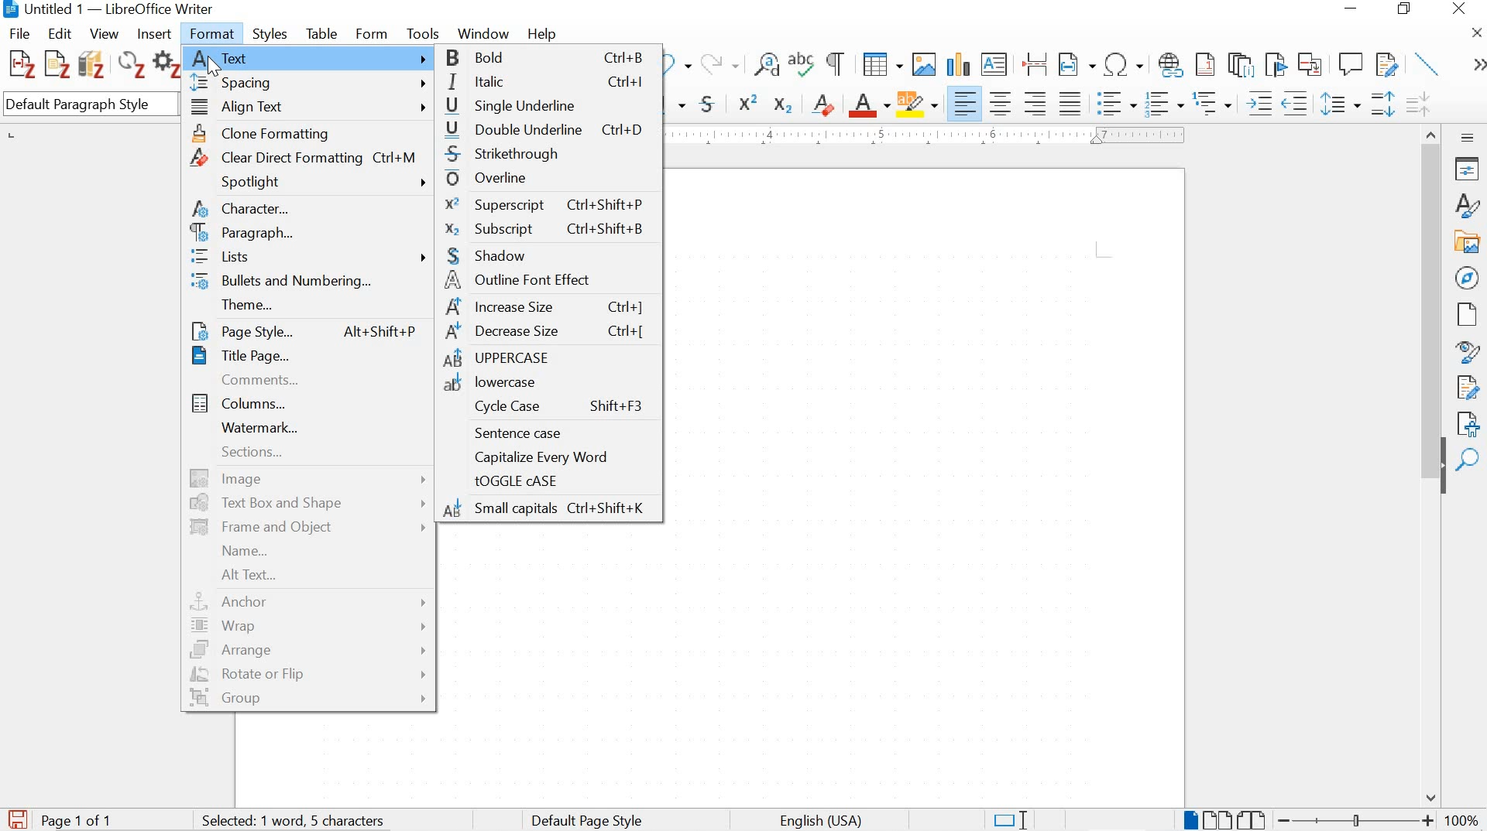 This screenshot has height=831, width=1487. What do you see at coordinates (1468, 137) in the screenshot?
I see `sidebar settings` at bounding box center [1468, 137].